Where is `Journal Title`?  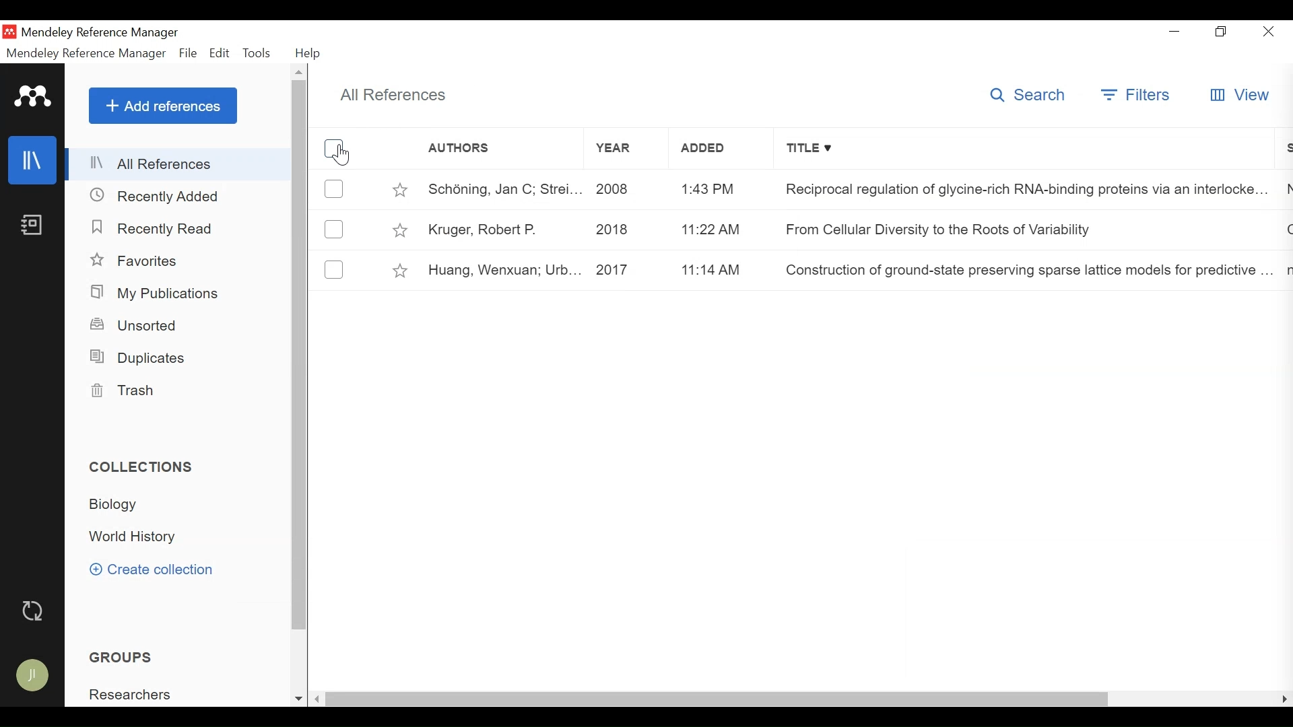
Journal Title is located at coordinates (1022, 270).